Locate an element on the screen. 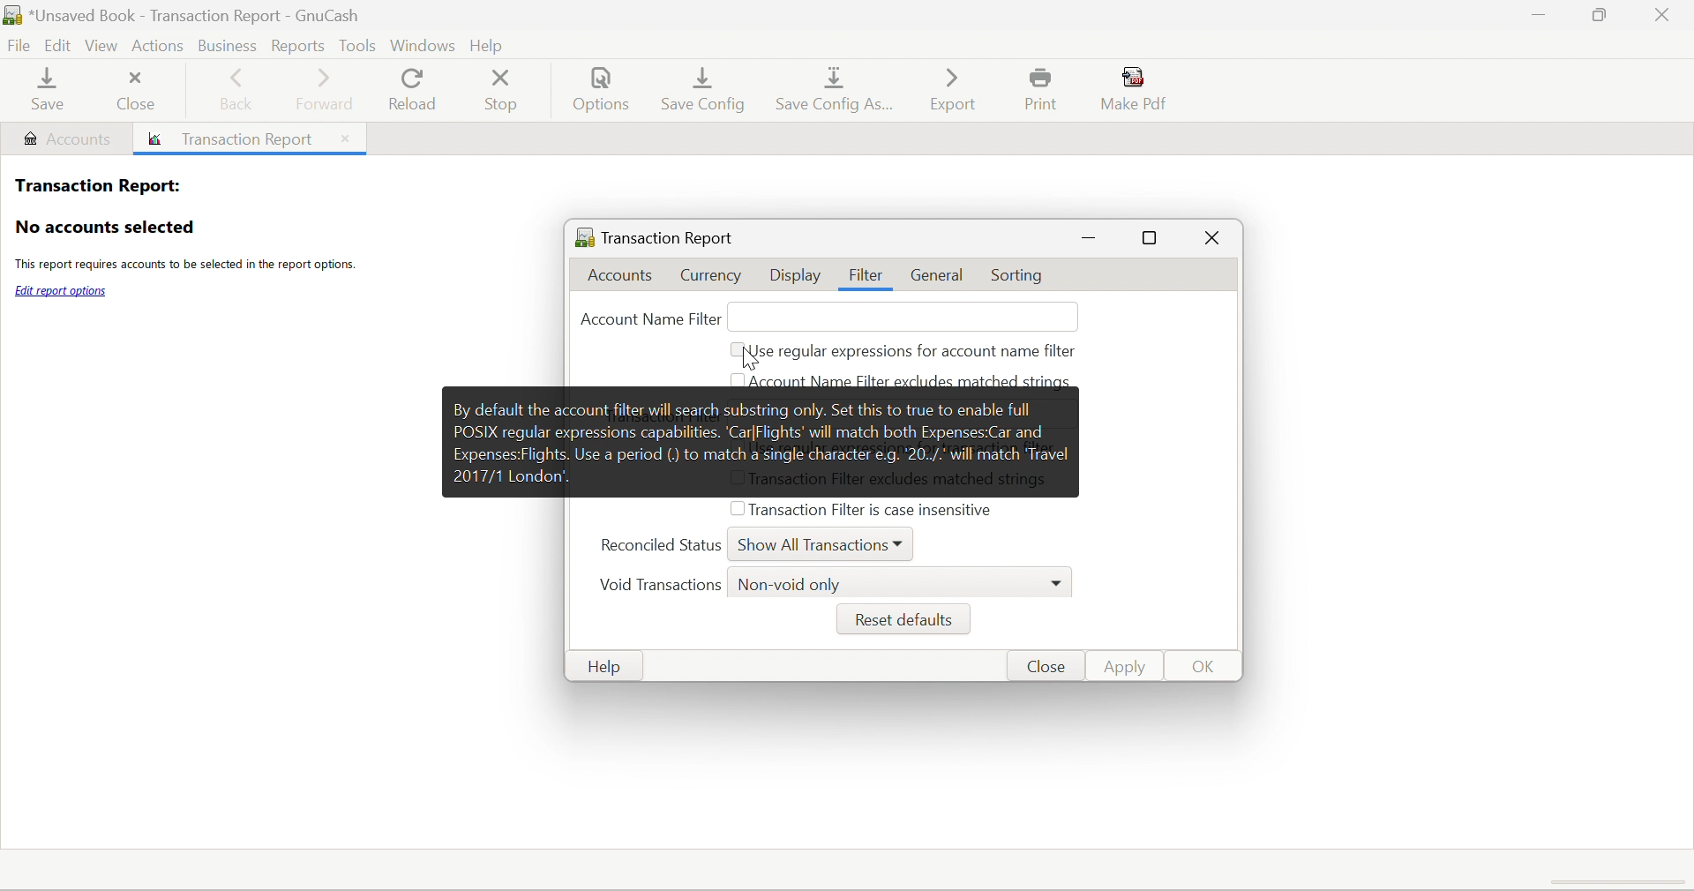 Image resolution: width=1694 pixels, height=891 pixels. Stop is located at coordinates (505, 91).